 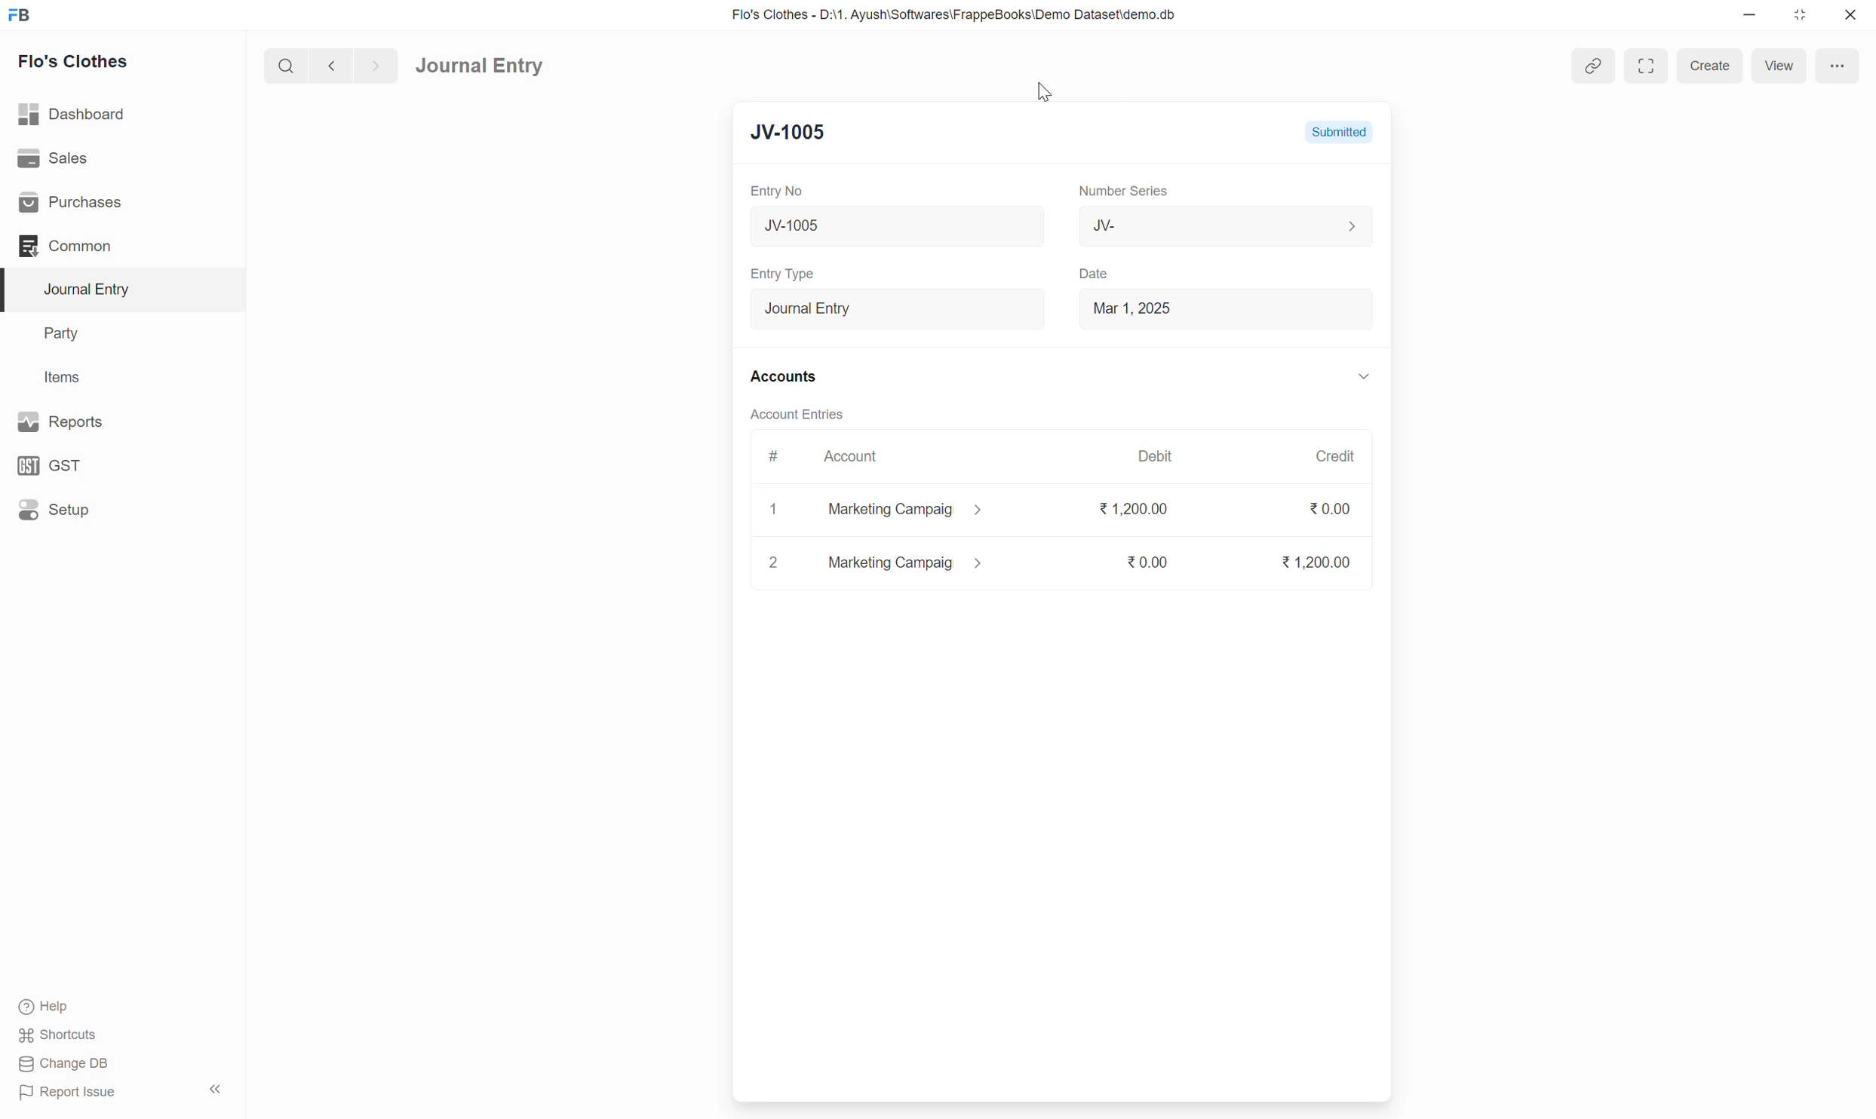 I want to click on marketing campaig, so click(x=917, y=510).